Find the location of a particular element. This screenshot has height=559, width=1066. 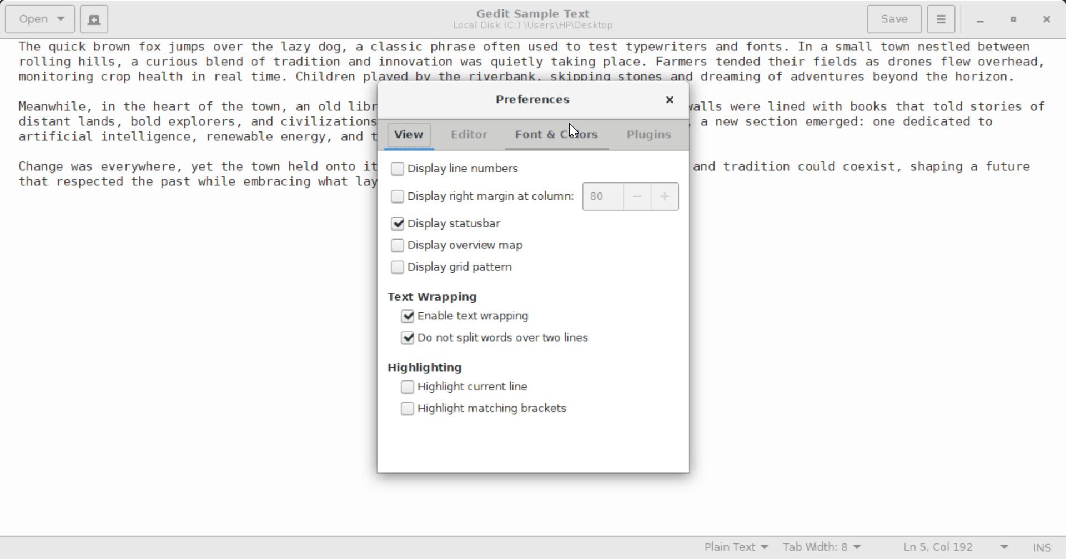

Display Right Margin at Column is located at coordinates (480, 198).